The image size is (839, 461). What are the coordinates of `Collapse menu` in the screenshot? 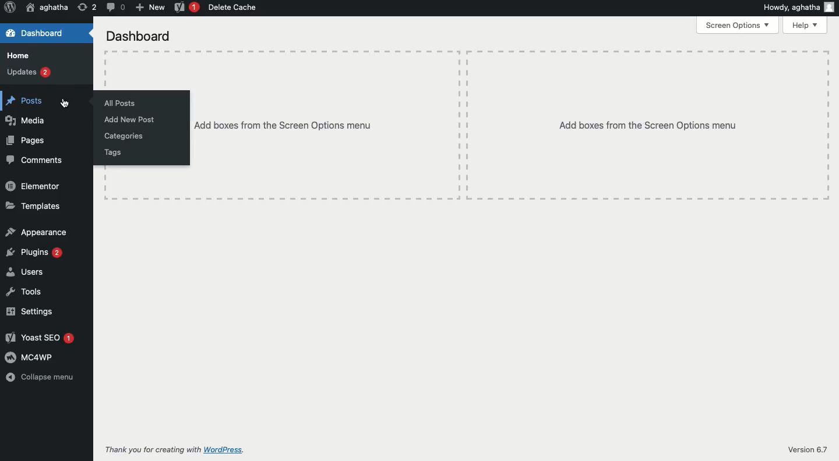 It's located at (41, 377).